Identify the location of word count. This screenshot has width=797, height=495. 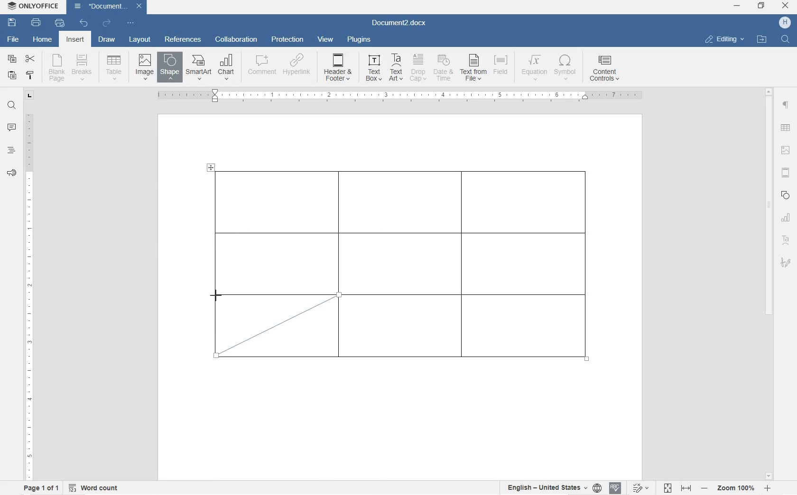
(94, 487).